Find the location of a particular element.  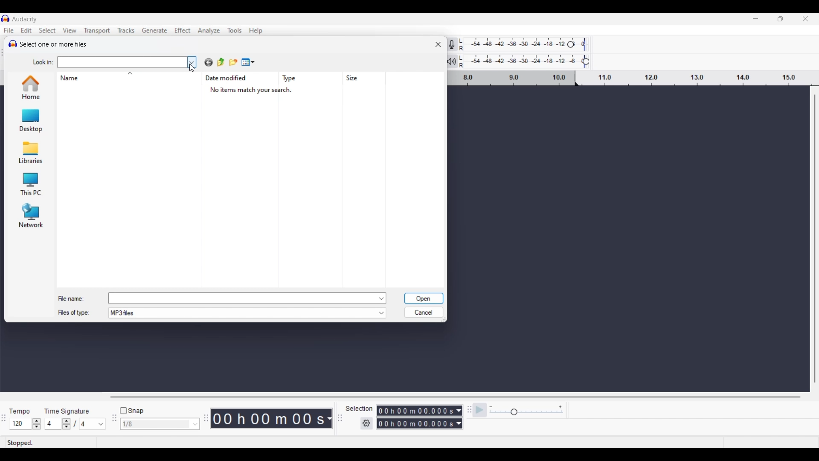

Up one level is located at coordinates (221, 62).